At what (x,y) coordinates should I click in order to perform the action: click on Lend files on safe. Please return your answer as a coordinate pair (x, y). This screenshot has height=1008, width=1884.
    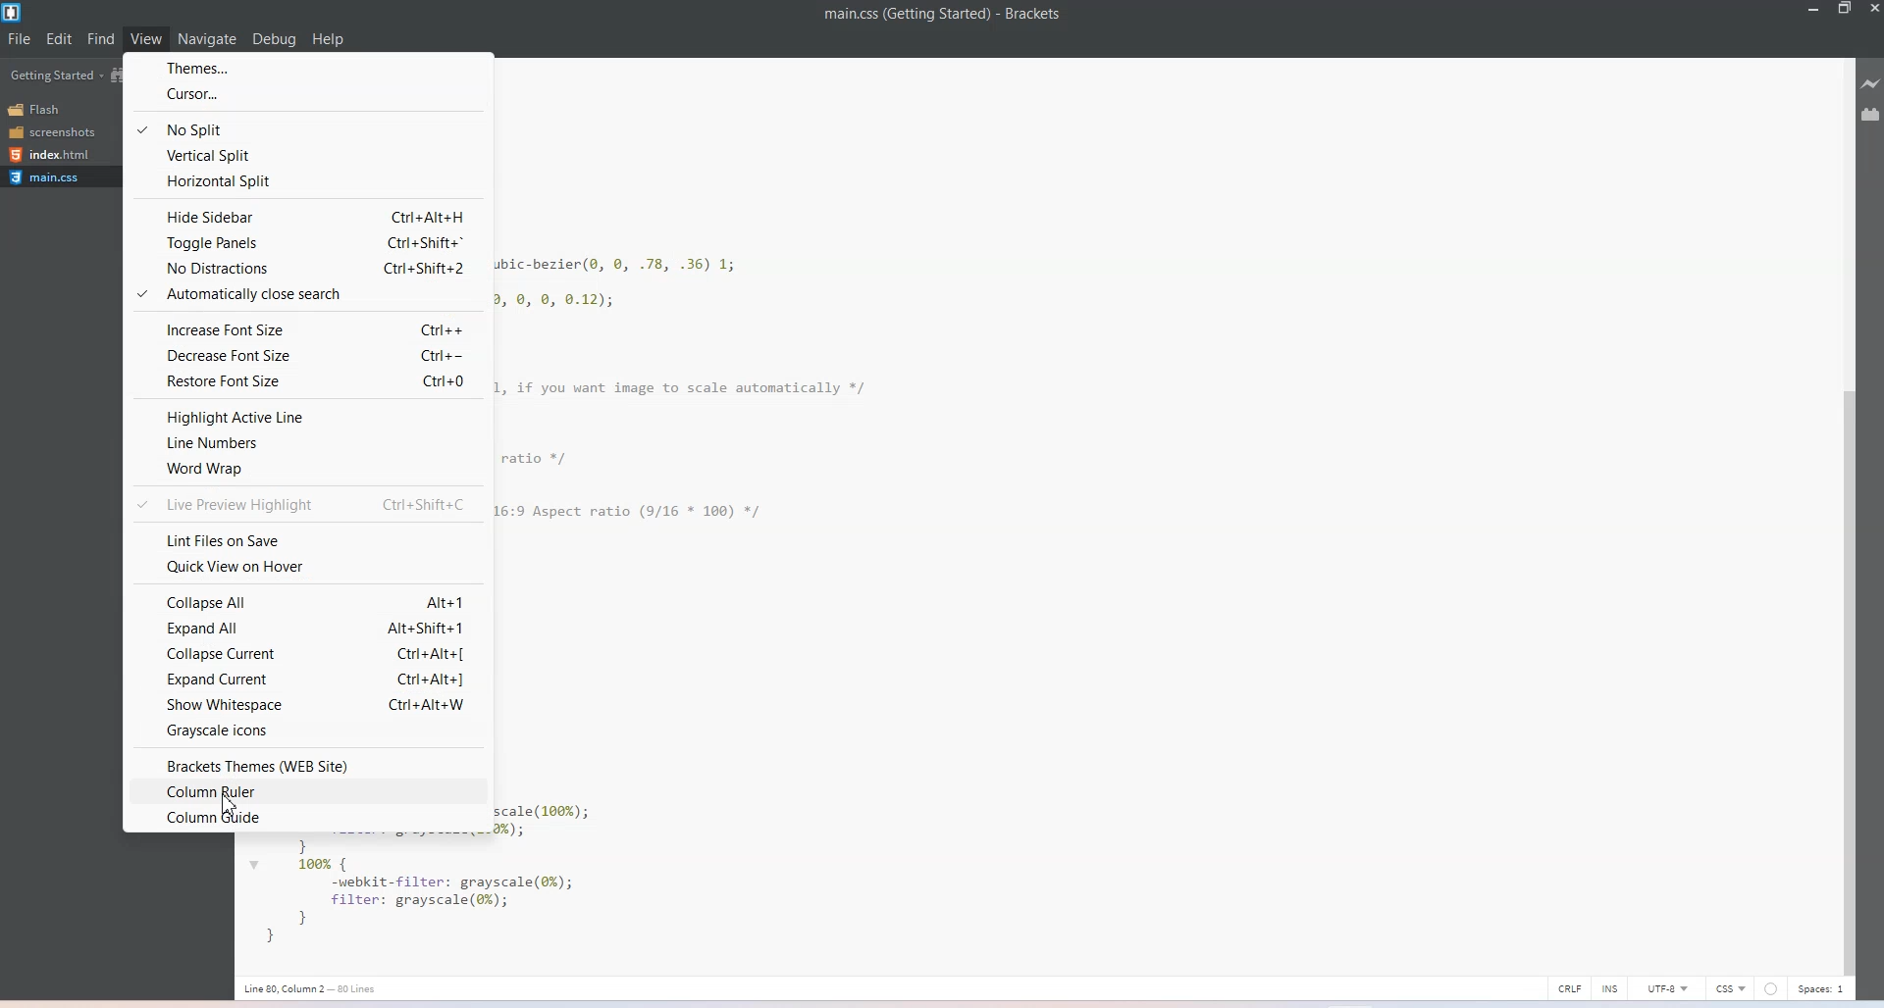
    Looking at the image, I should click on (309, 539).